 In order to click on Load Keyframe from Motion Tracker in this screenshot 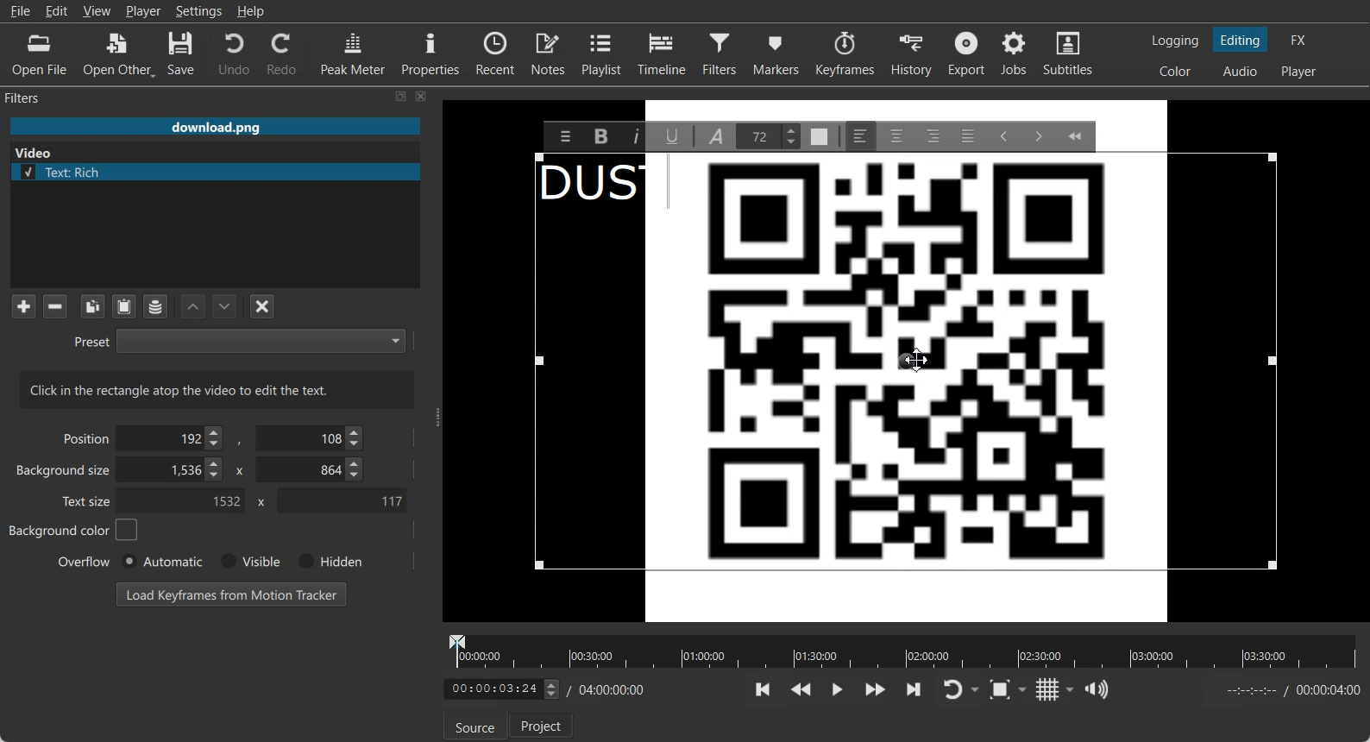, I will do `click(231, 594)`.